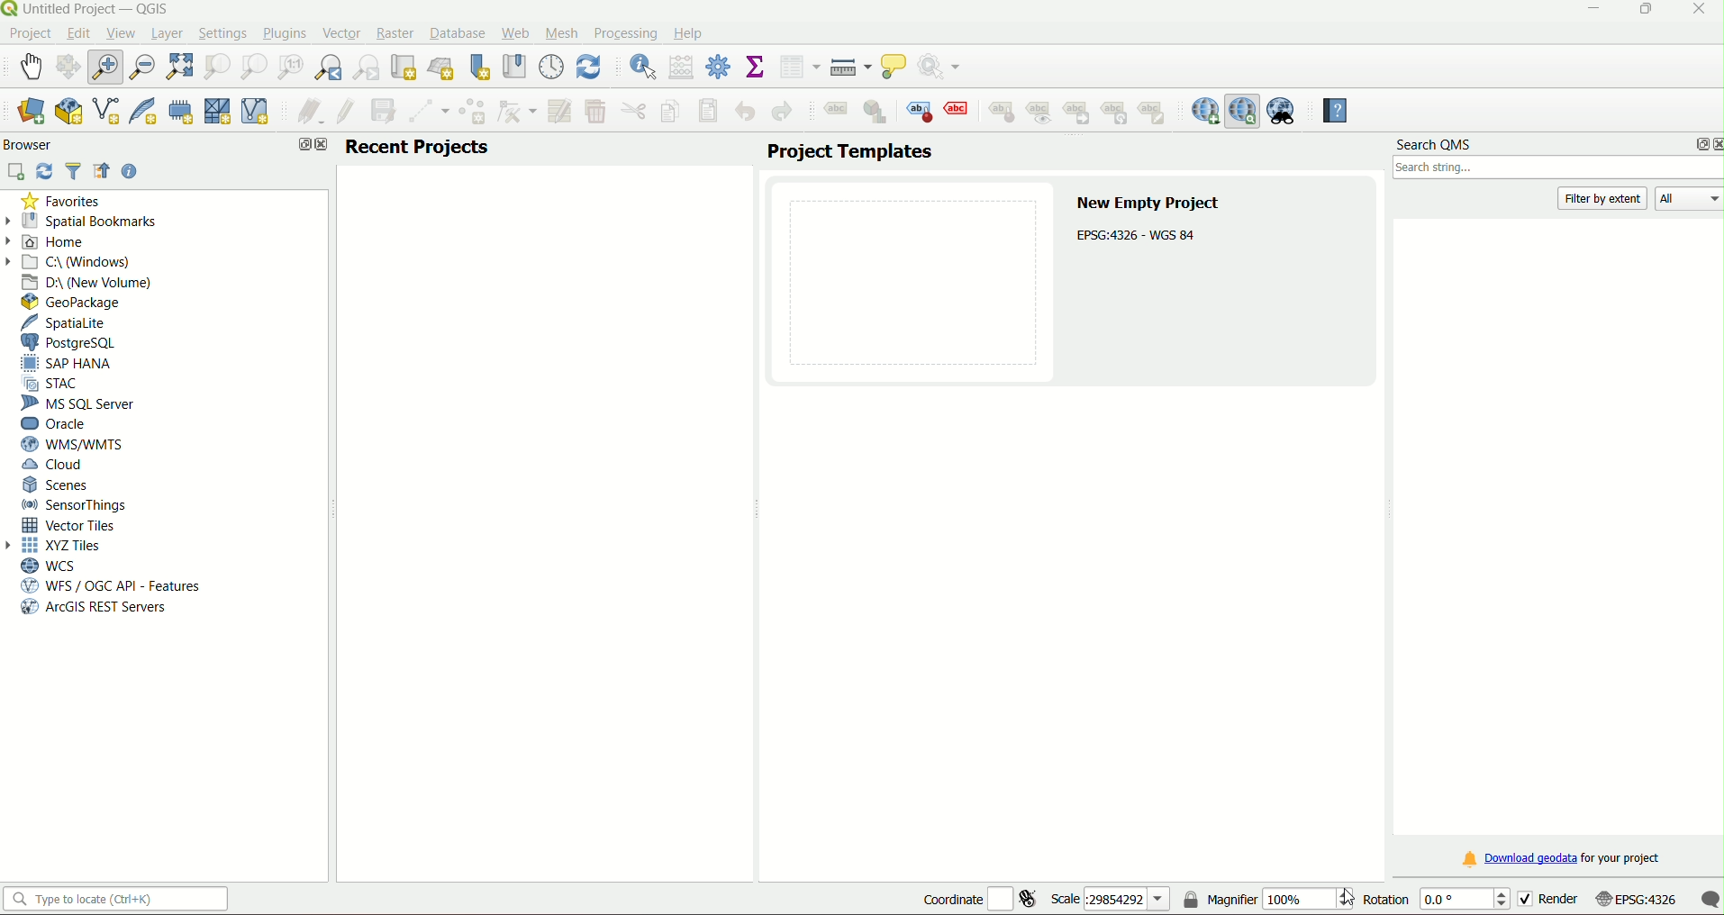  What do you see at coordinates (74, 342) in the screenshot?
I see `PostGre SQL` at bounding box center [74, 342].